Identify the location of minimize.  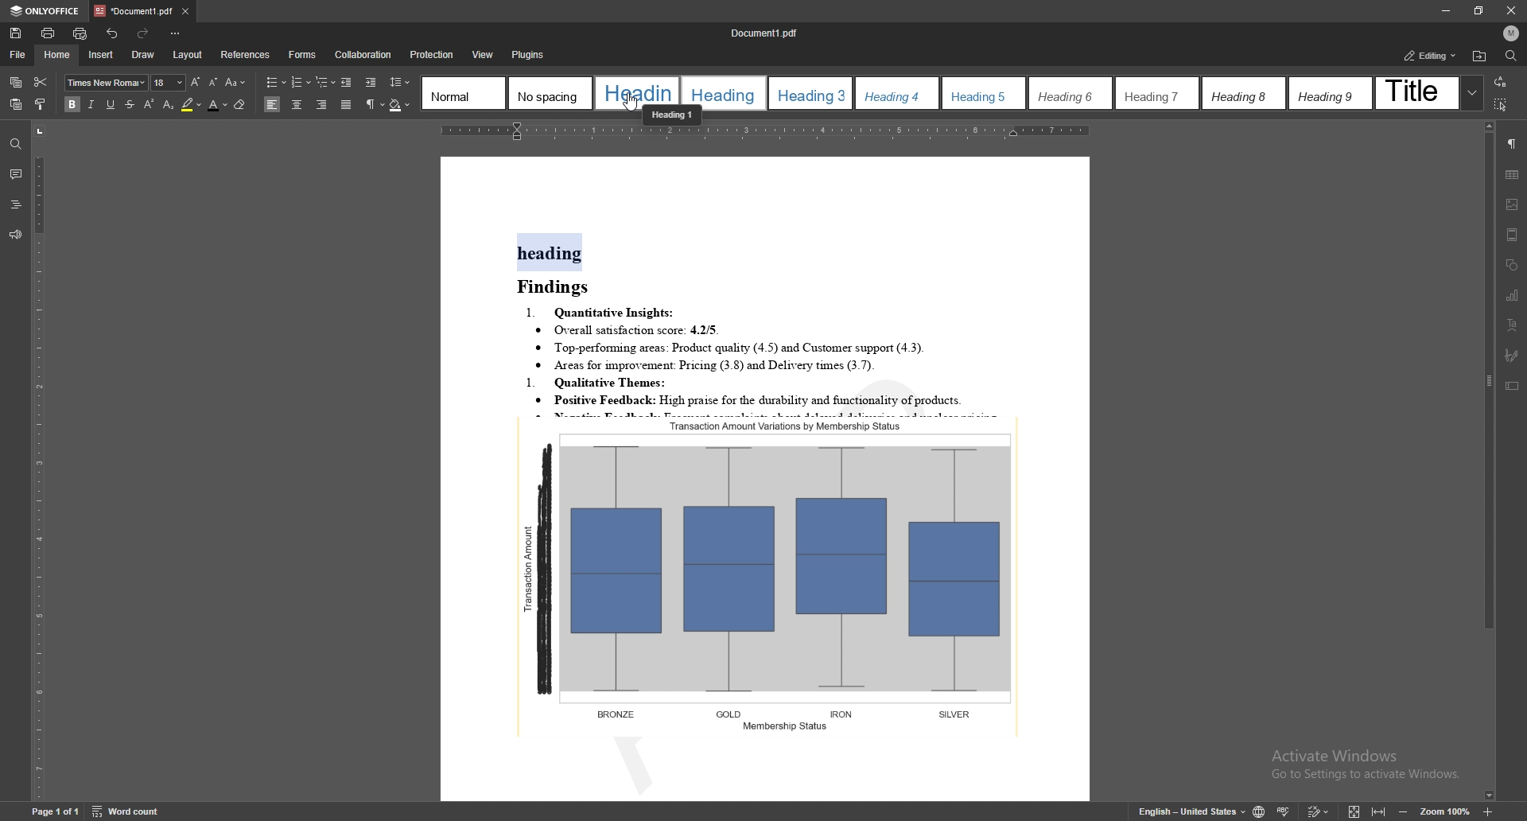
(1444, 10).